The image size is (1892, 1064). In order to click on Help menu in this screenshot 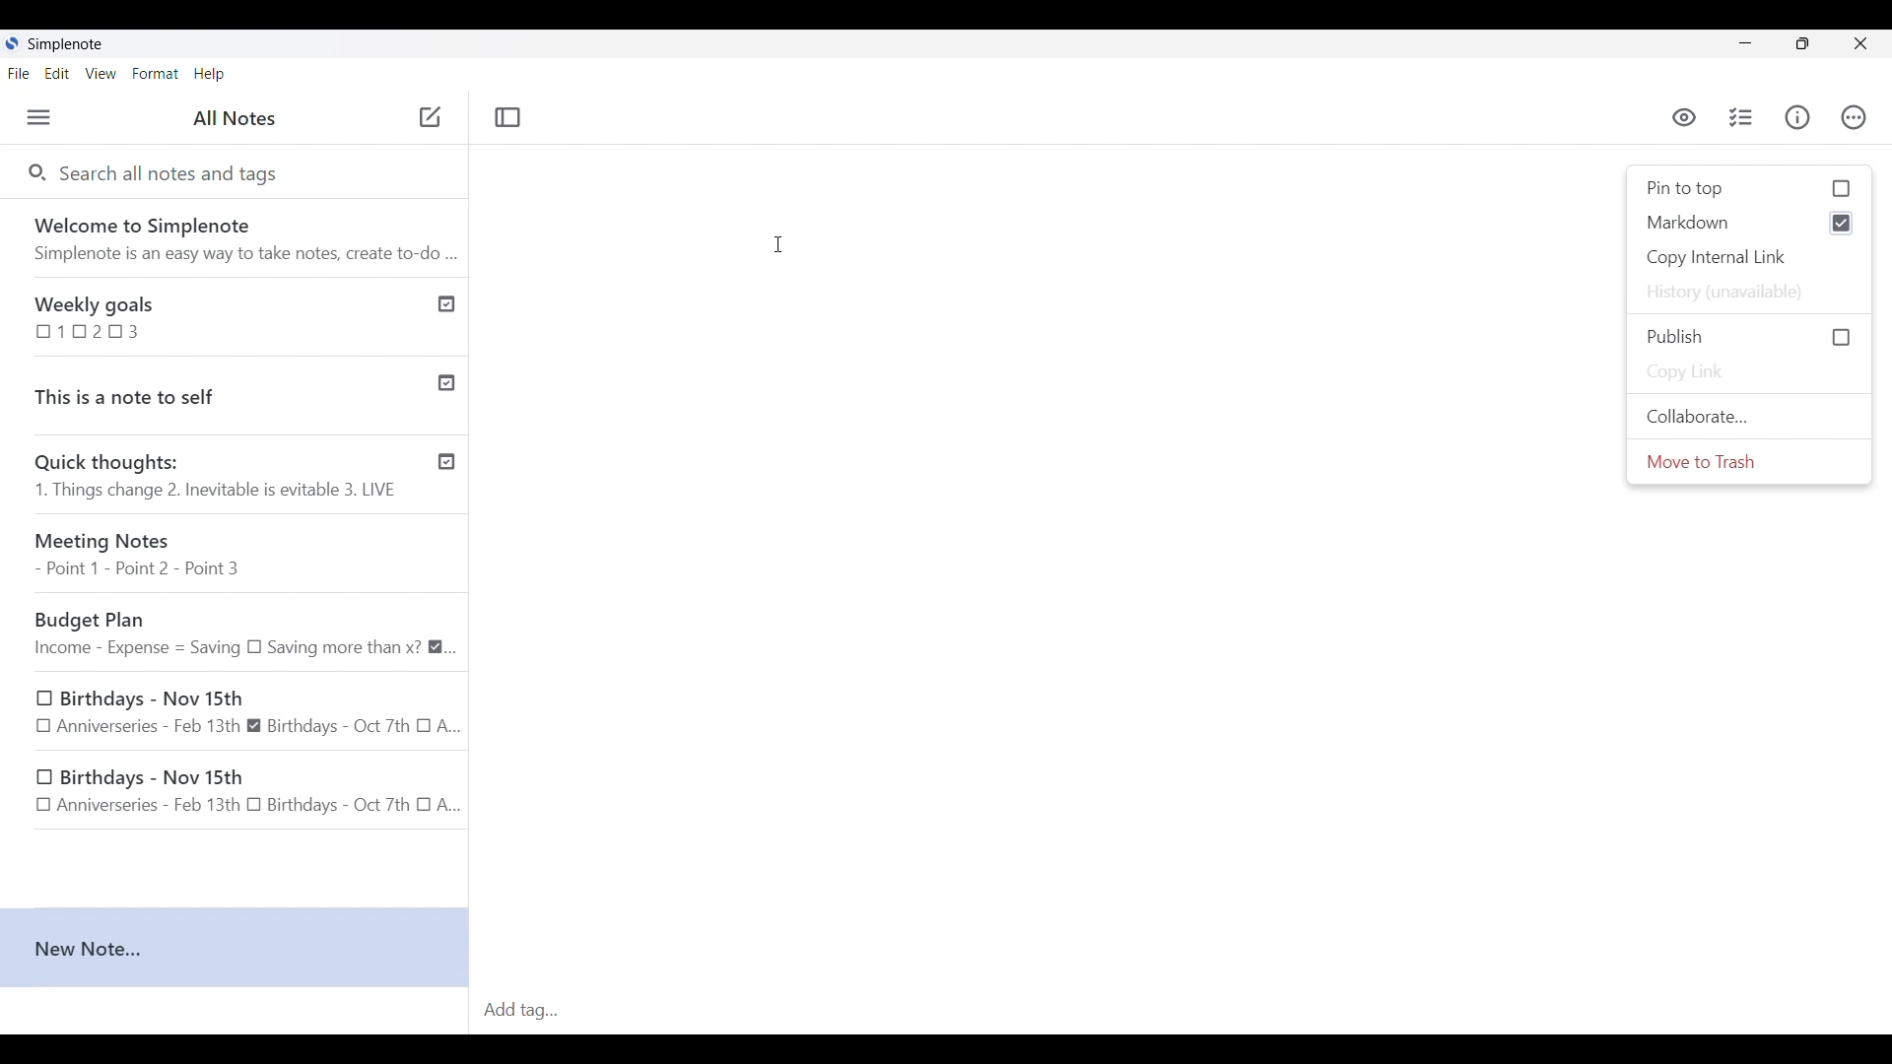, I will do `click(210, 74)`.